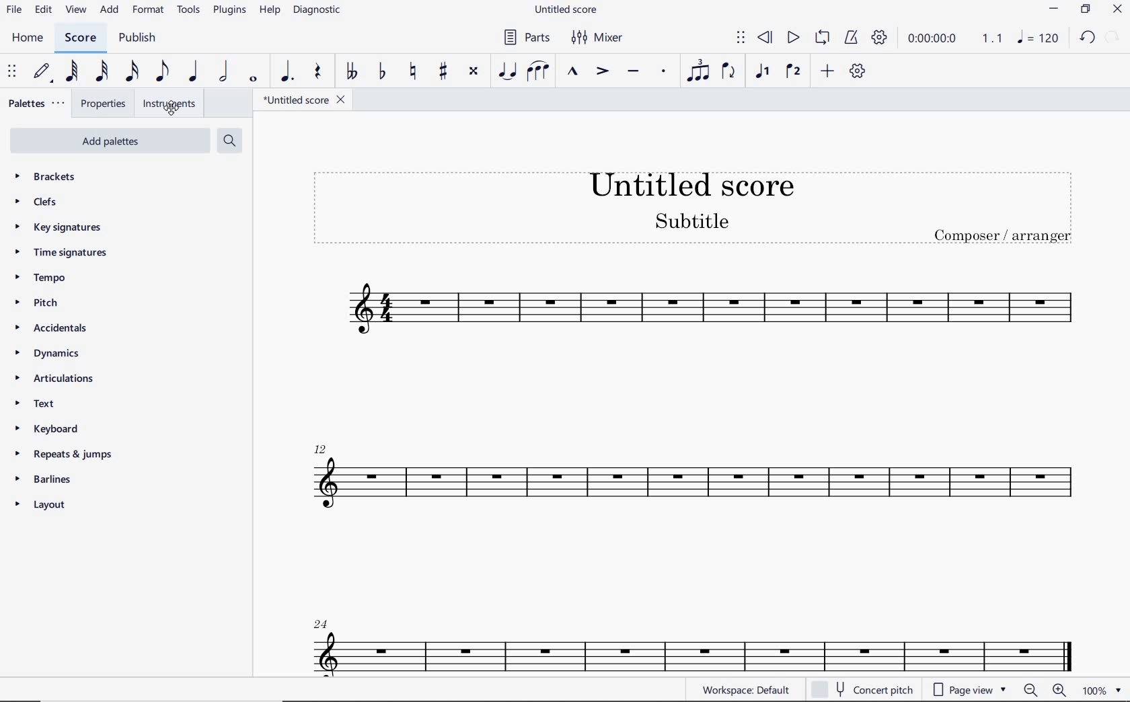 The height and width of the screenshot is (702, 1130). What do you see at coordinates (1041, 37) in the screenshot?
I see `note` at bounding box center [1041, 37].